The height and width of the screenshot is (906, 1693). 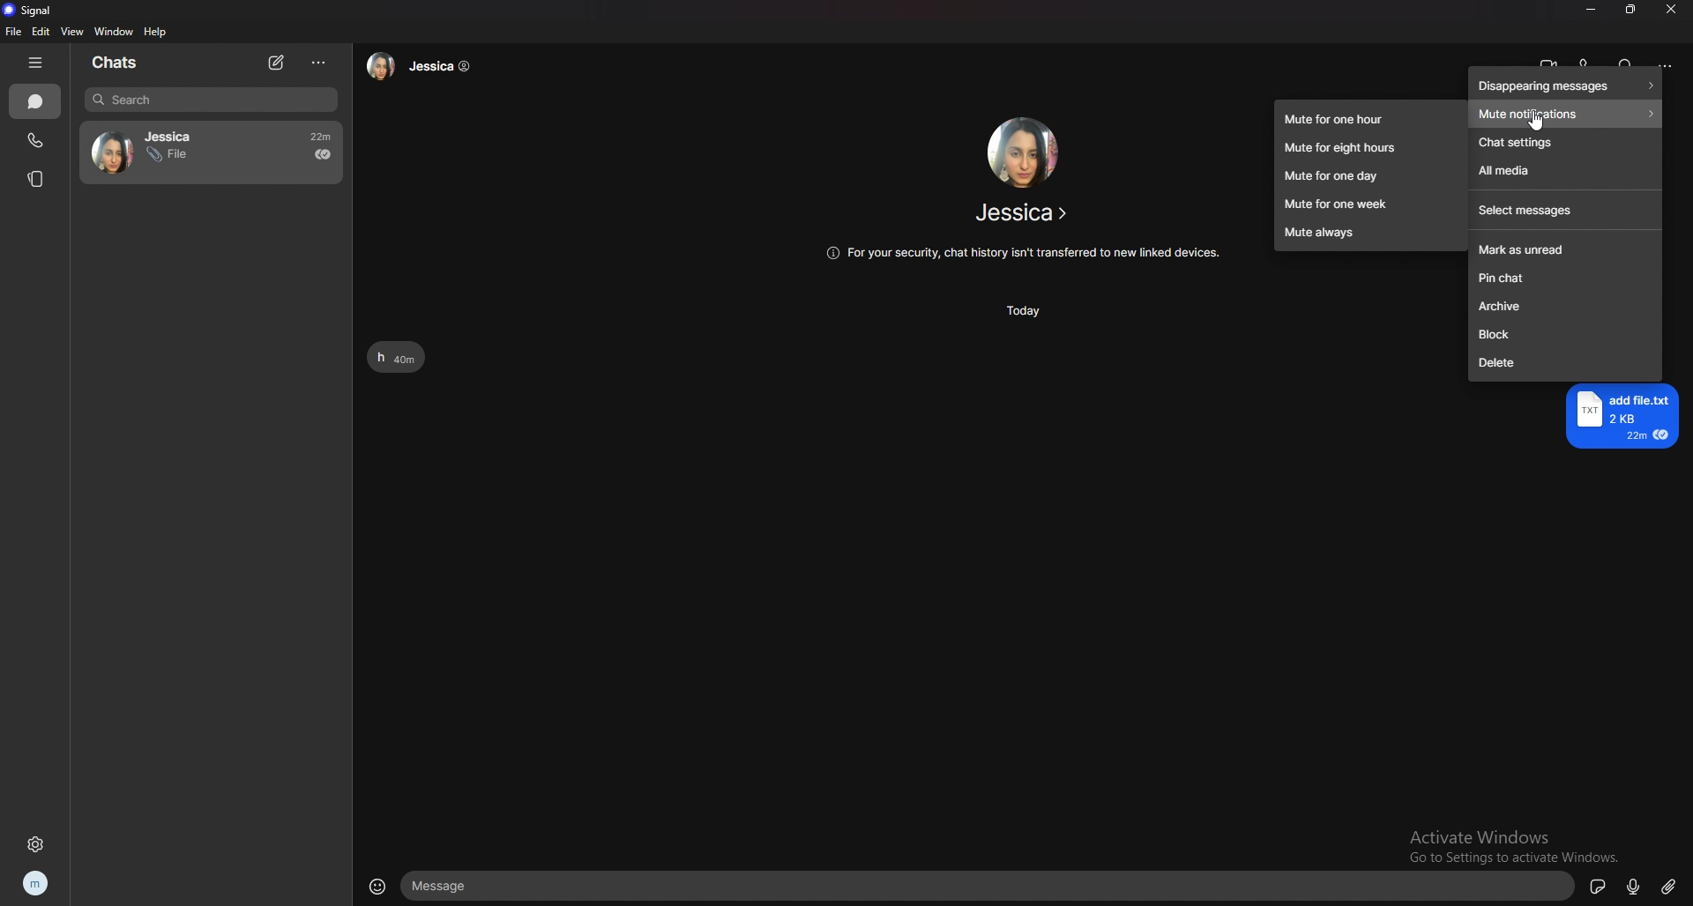 I want to click on pin chat, so click(x=1562, y=281).